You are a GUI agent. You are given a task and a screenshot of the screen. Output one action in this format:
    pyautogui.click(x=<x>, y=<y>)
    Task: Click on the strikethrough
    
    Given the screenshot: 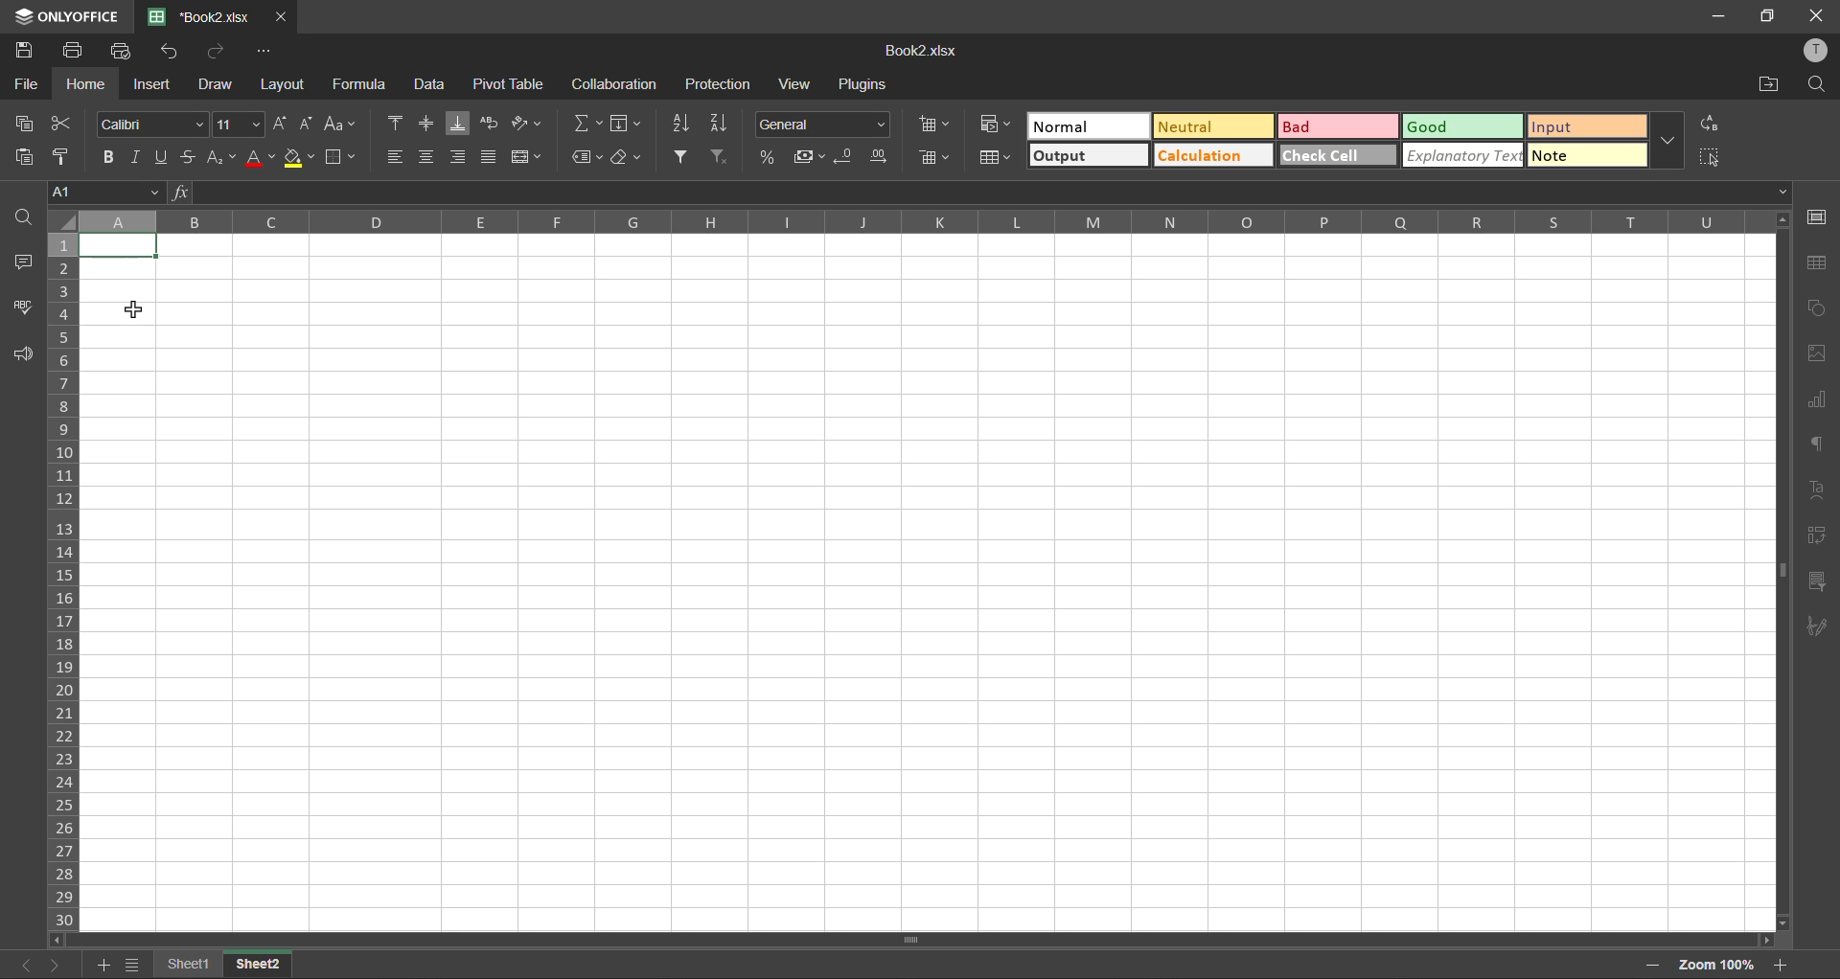 What is the action you would take?
    pyautogui.click(x=187, y=155)
    